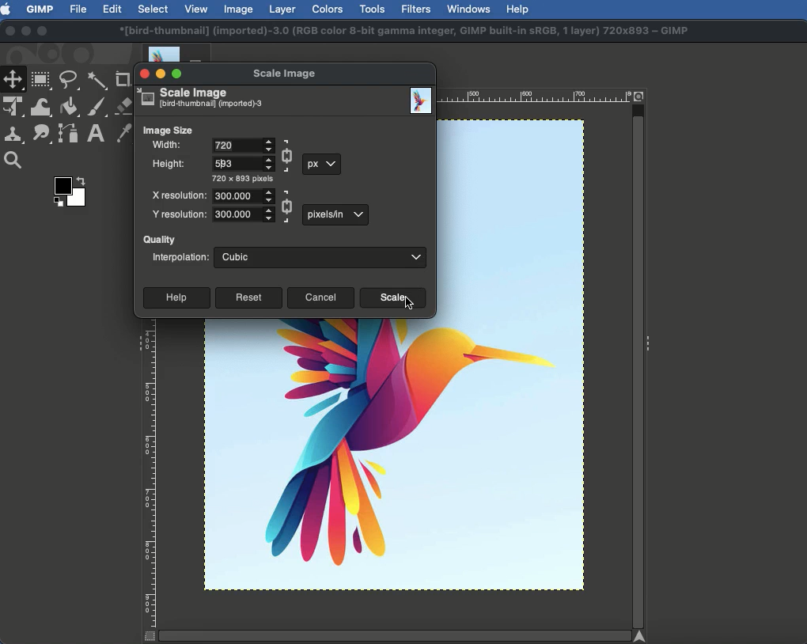 The image size is (807, 644). What do you see at coordinates (158, 237) in the screenshot?
I see `Quality` at bounding box center [158, 237].